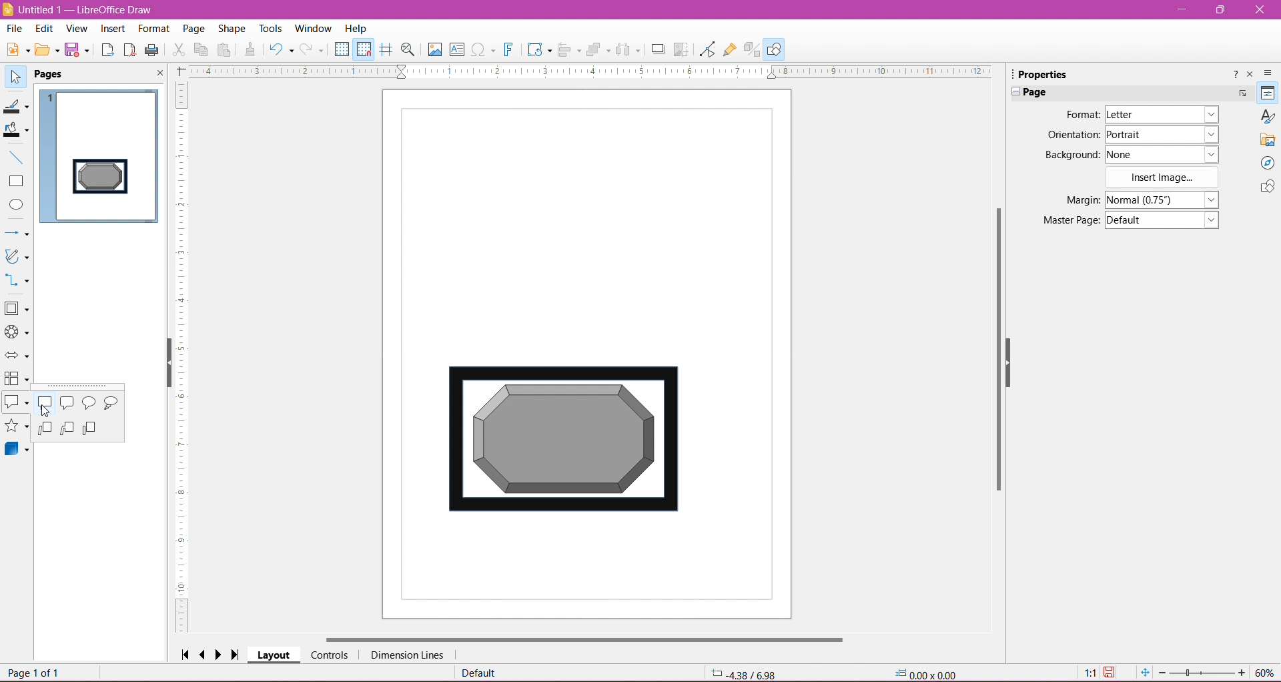  What do you see at coordinates (356, 28) in the screenshot?
I see `Help` at bounding box center [356, 28].